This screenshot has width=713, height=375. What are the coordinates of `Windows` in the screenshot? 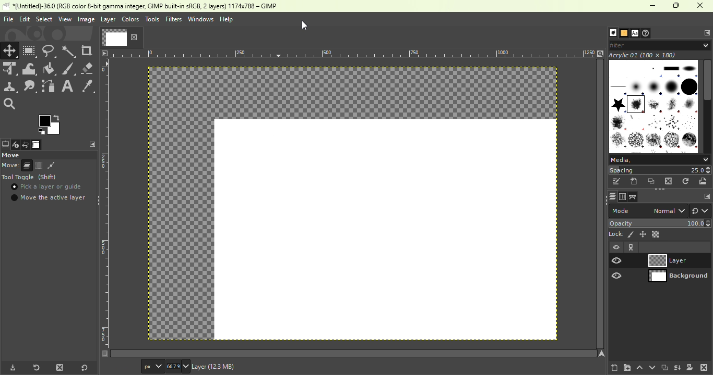 It's located at (200, 19).